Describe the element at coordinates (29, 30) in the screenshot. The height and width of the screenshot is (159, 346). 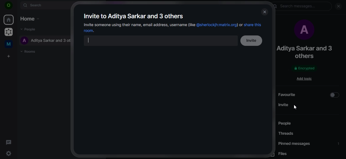
I see `people` at that location.